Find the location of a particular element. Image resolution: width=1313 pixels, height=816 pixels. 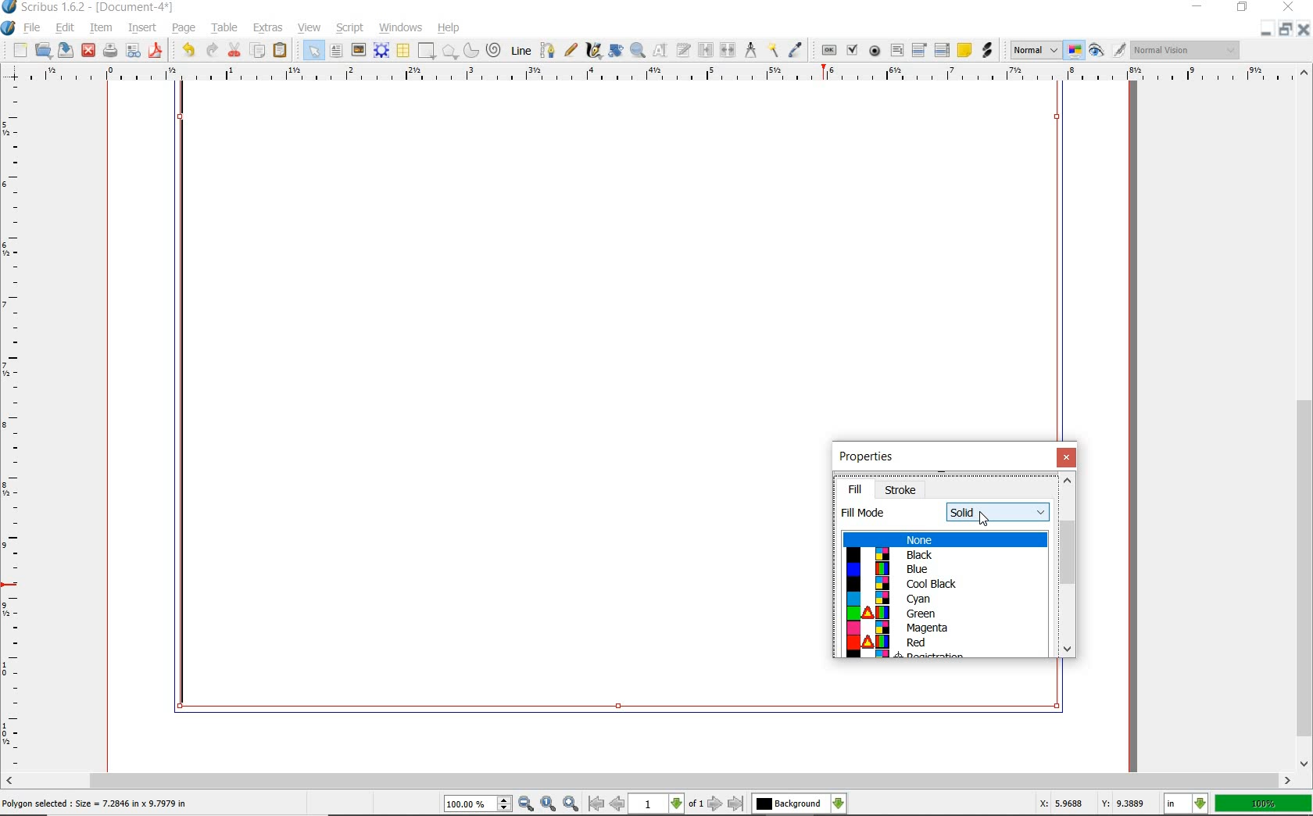

close is located at coordinates (88, 51).